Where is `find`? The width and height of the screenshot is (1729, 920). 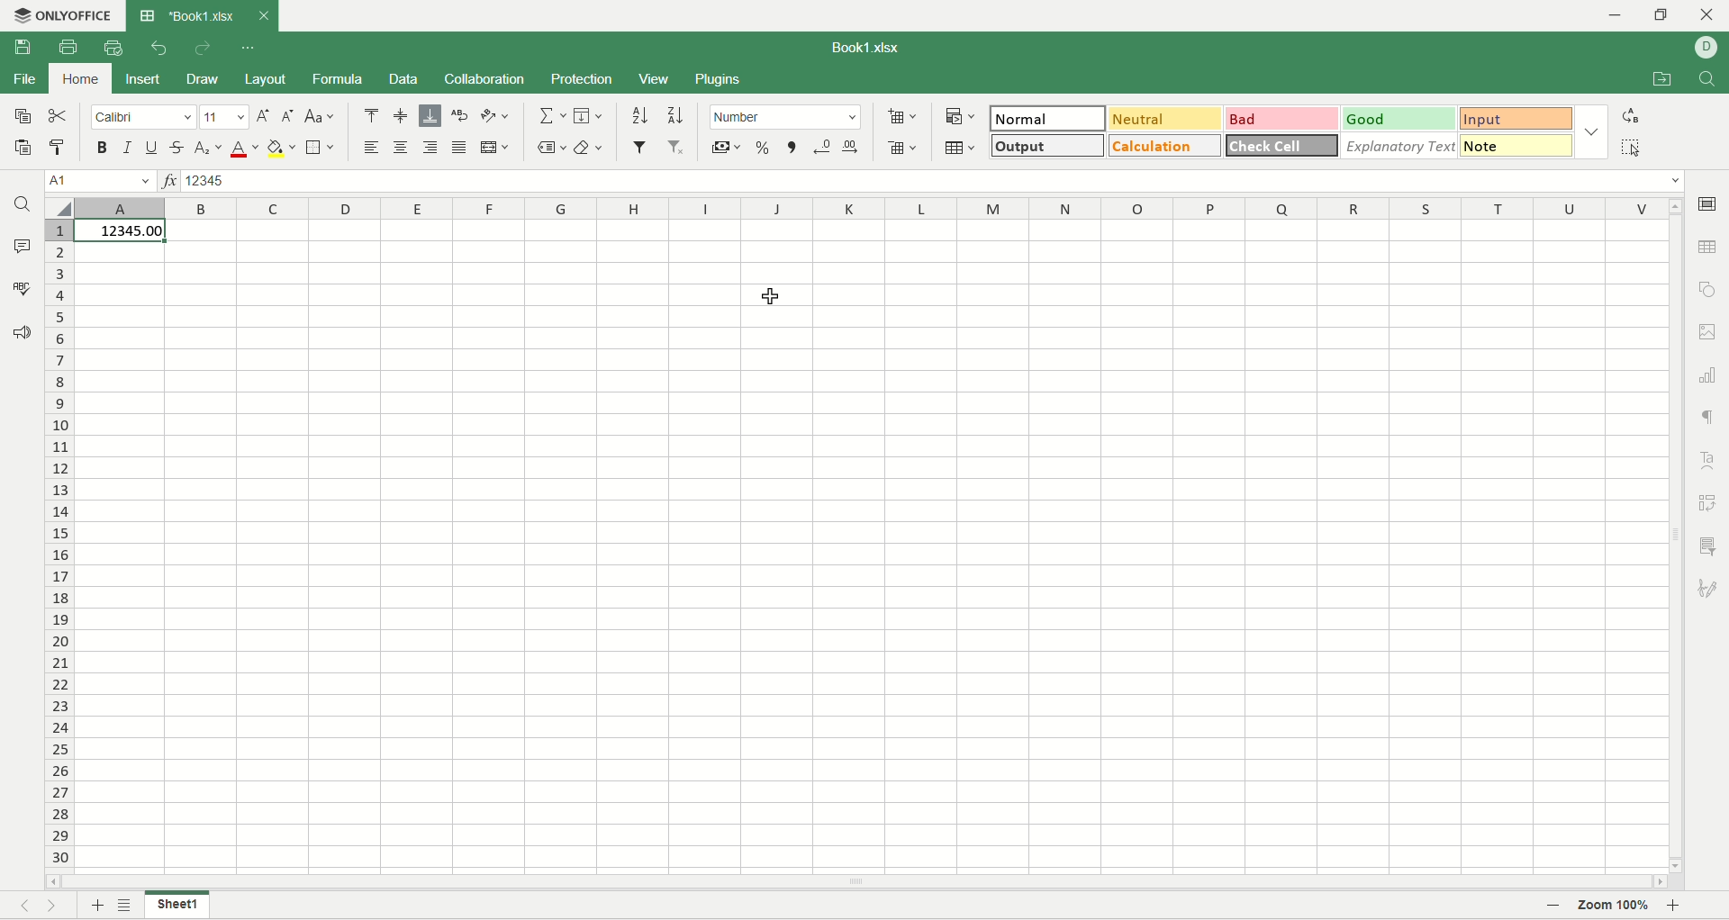
find is located at coordinates (1708, 80).